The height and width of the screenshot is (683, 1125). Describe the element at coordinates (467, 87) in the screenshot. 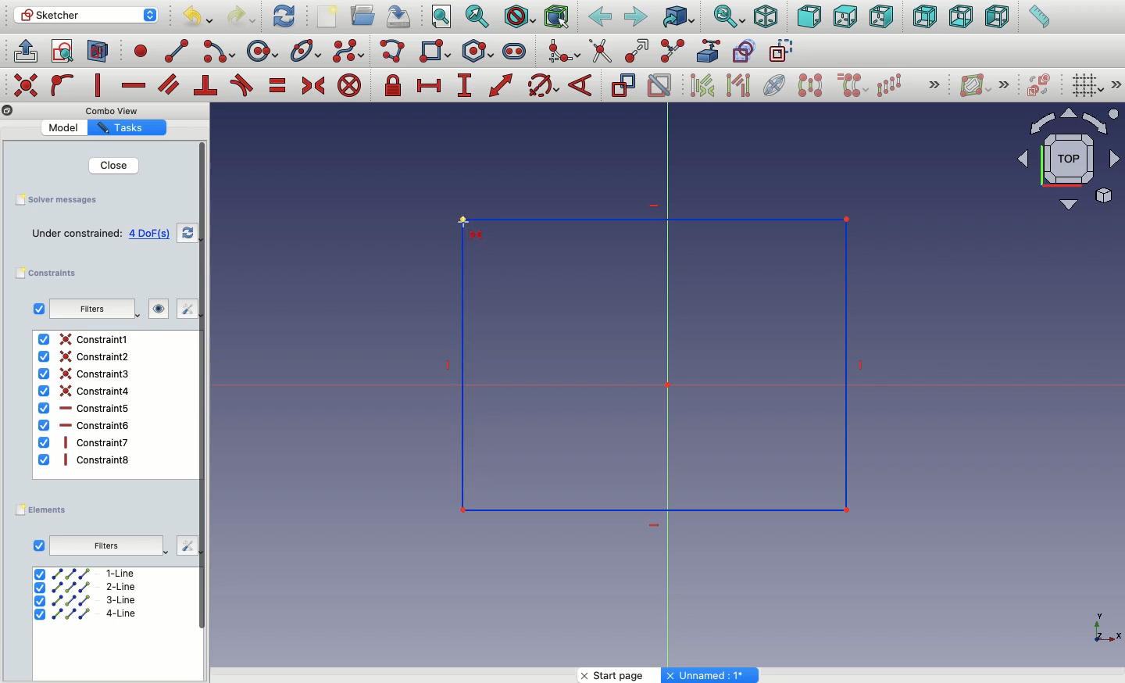

I see `constrain vertical distance` at that location.